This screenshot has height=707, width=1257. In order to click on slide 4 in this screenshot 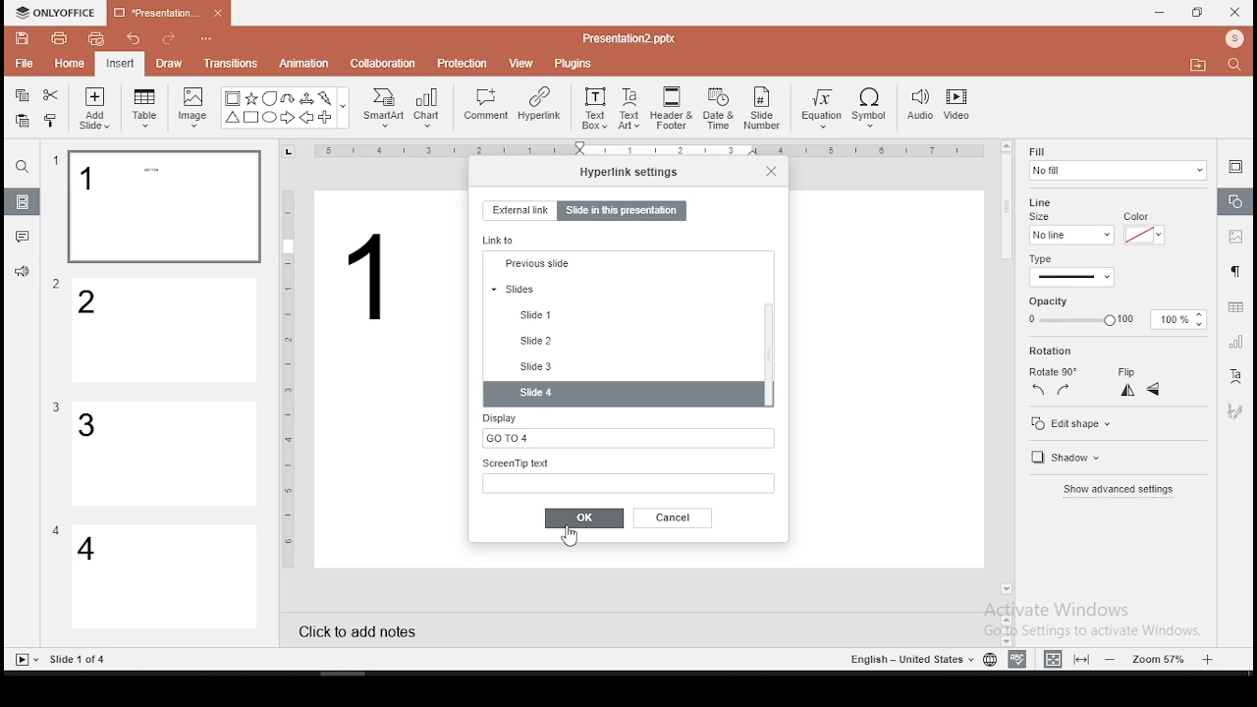, I will do `click(625, 395)`.